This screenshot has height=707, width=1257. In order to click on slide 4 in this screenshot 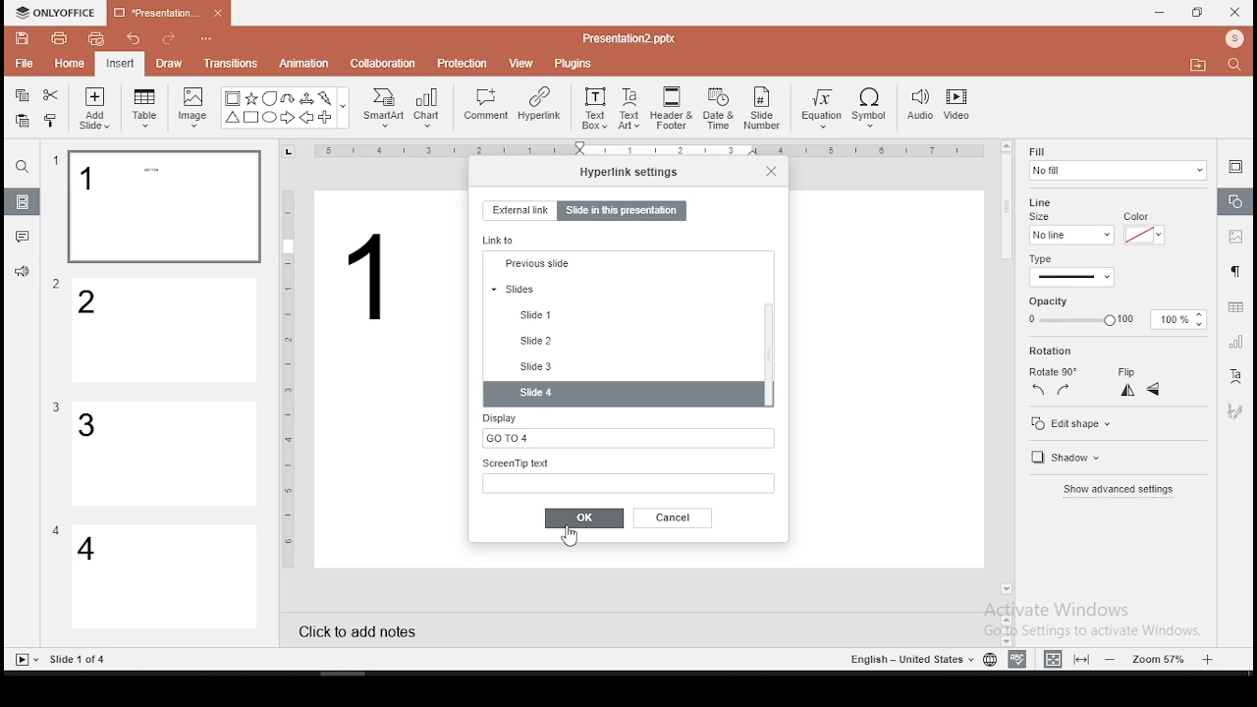, I will do `click(625, 395)`.